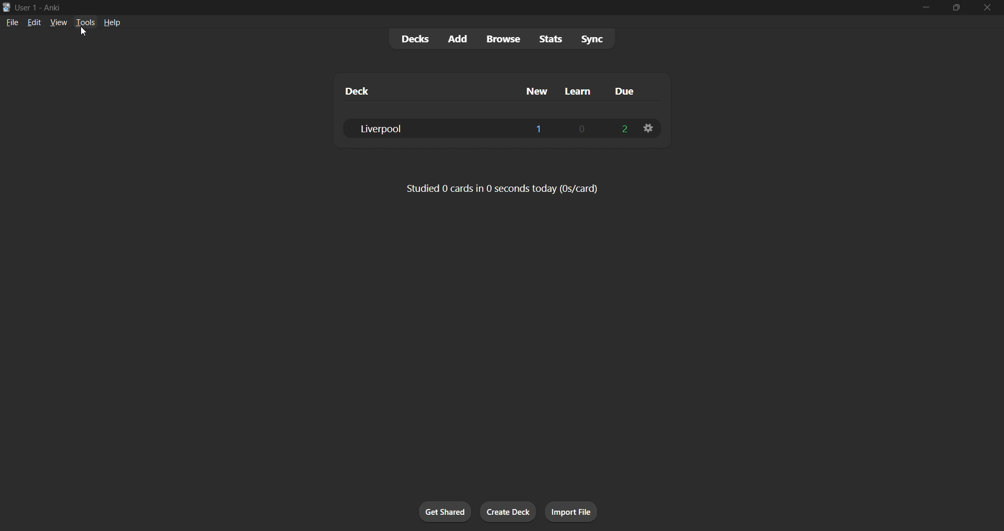 Image resolution: width=1004 pixels, height=531 pixels. What do you see at coordinates (648, 127) in the screenshot?
I see `liverpool deck options` at bounding box center [648, 127].